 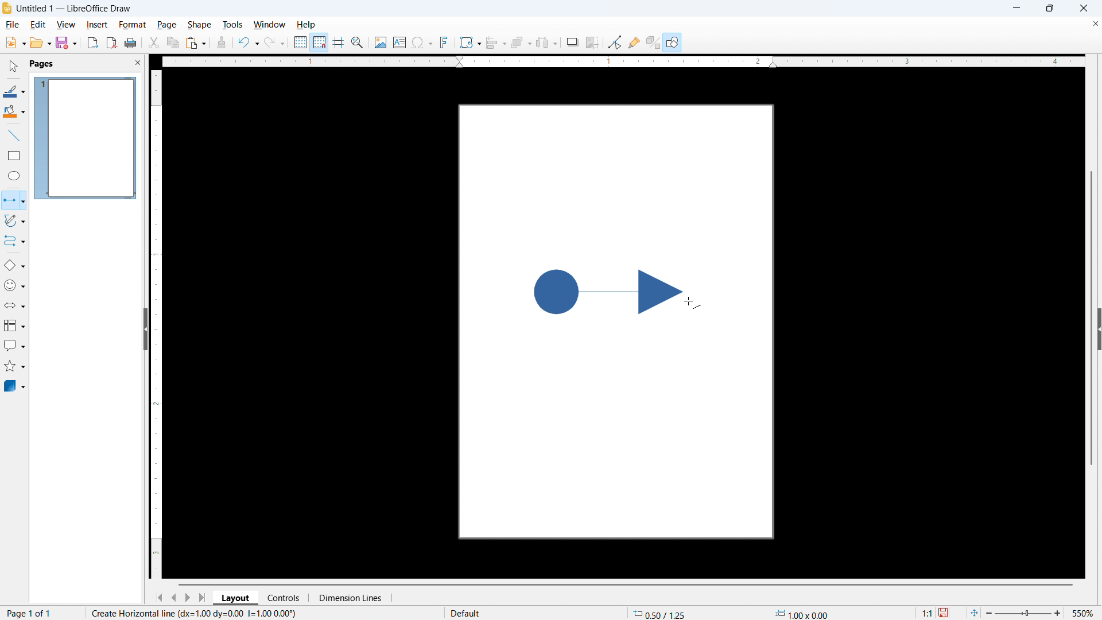 I want to click on minimise , so click(x=1016, y=8).